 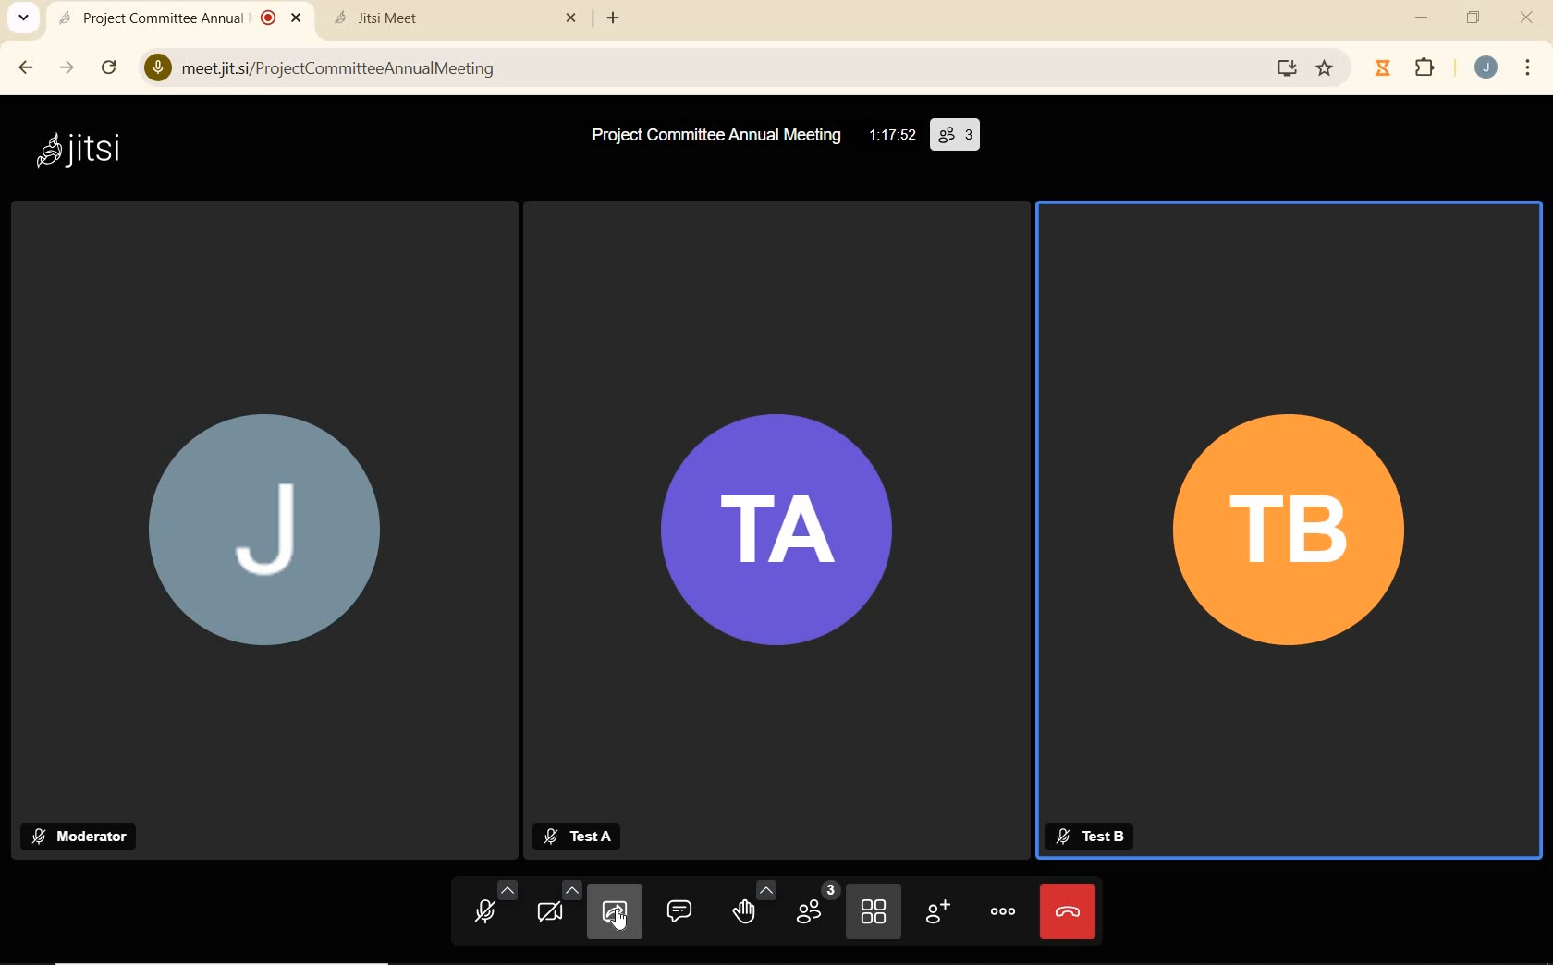 What do you see at coordinates (113, 67) in the screenshot?
I see `RELOAD` at bounding box center [113, 67].